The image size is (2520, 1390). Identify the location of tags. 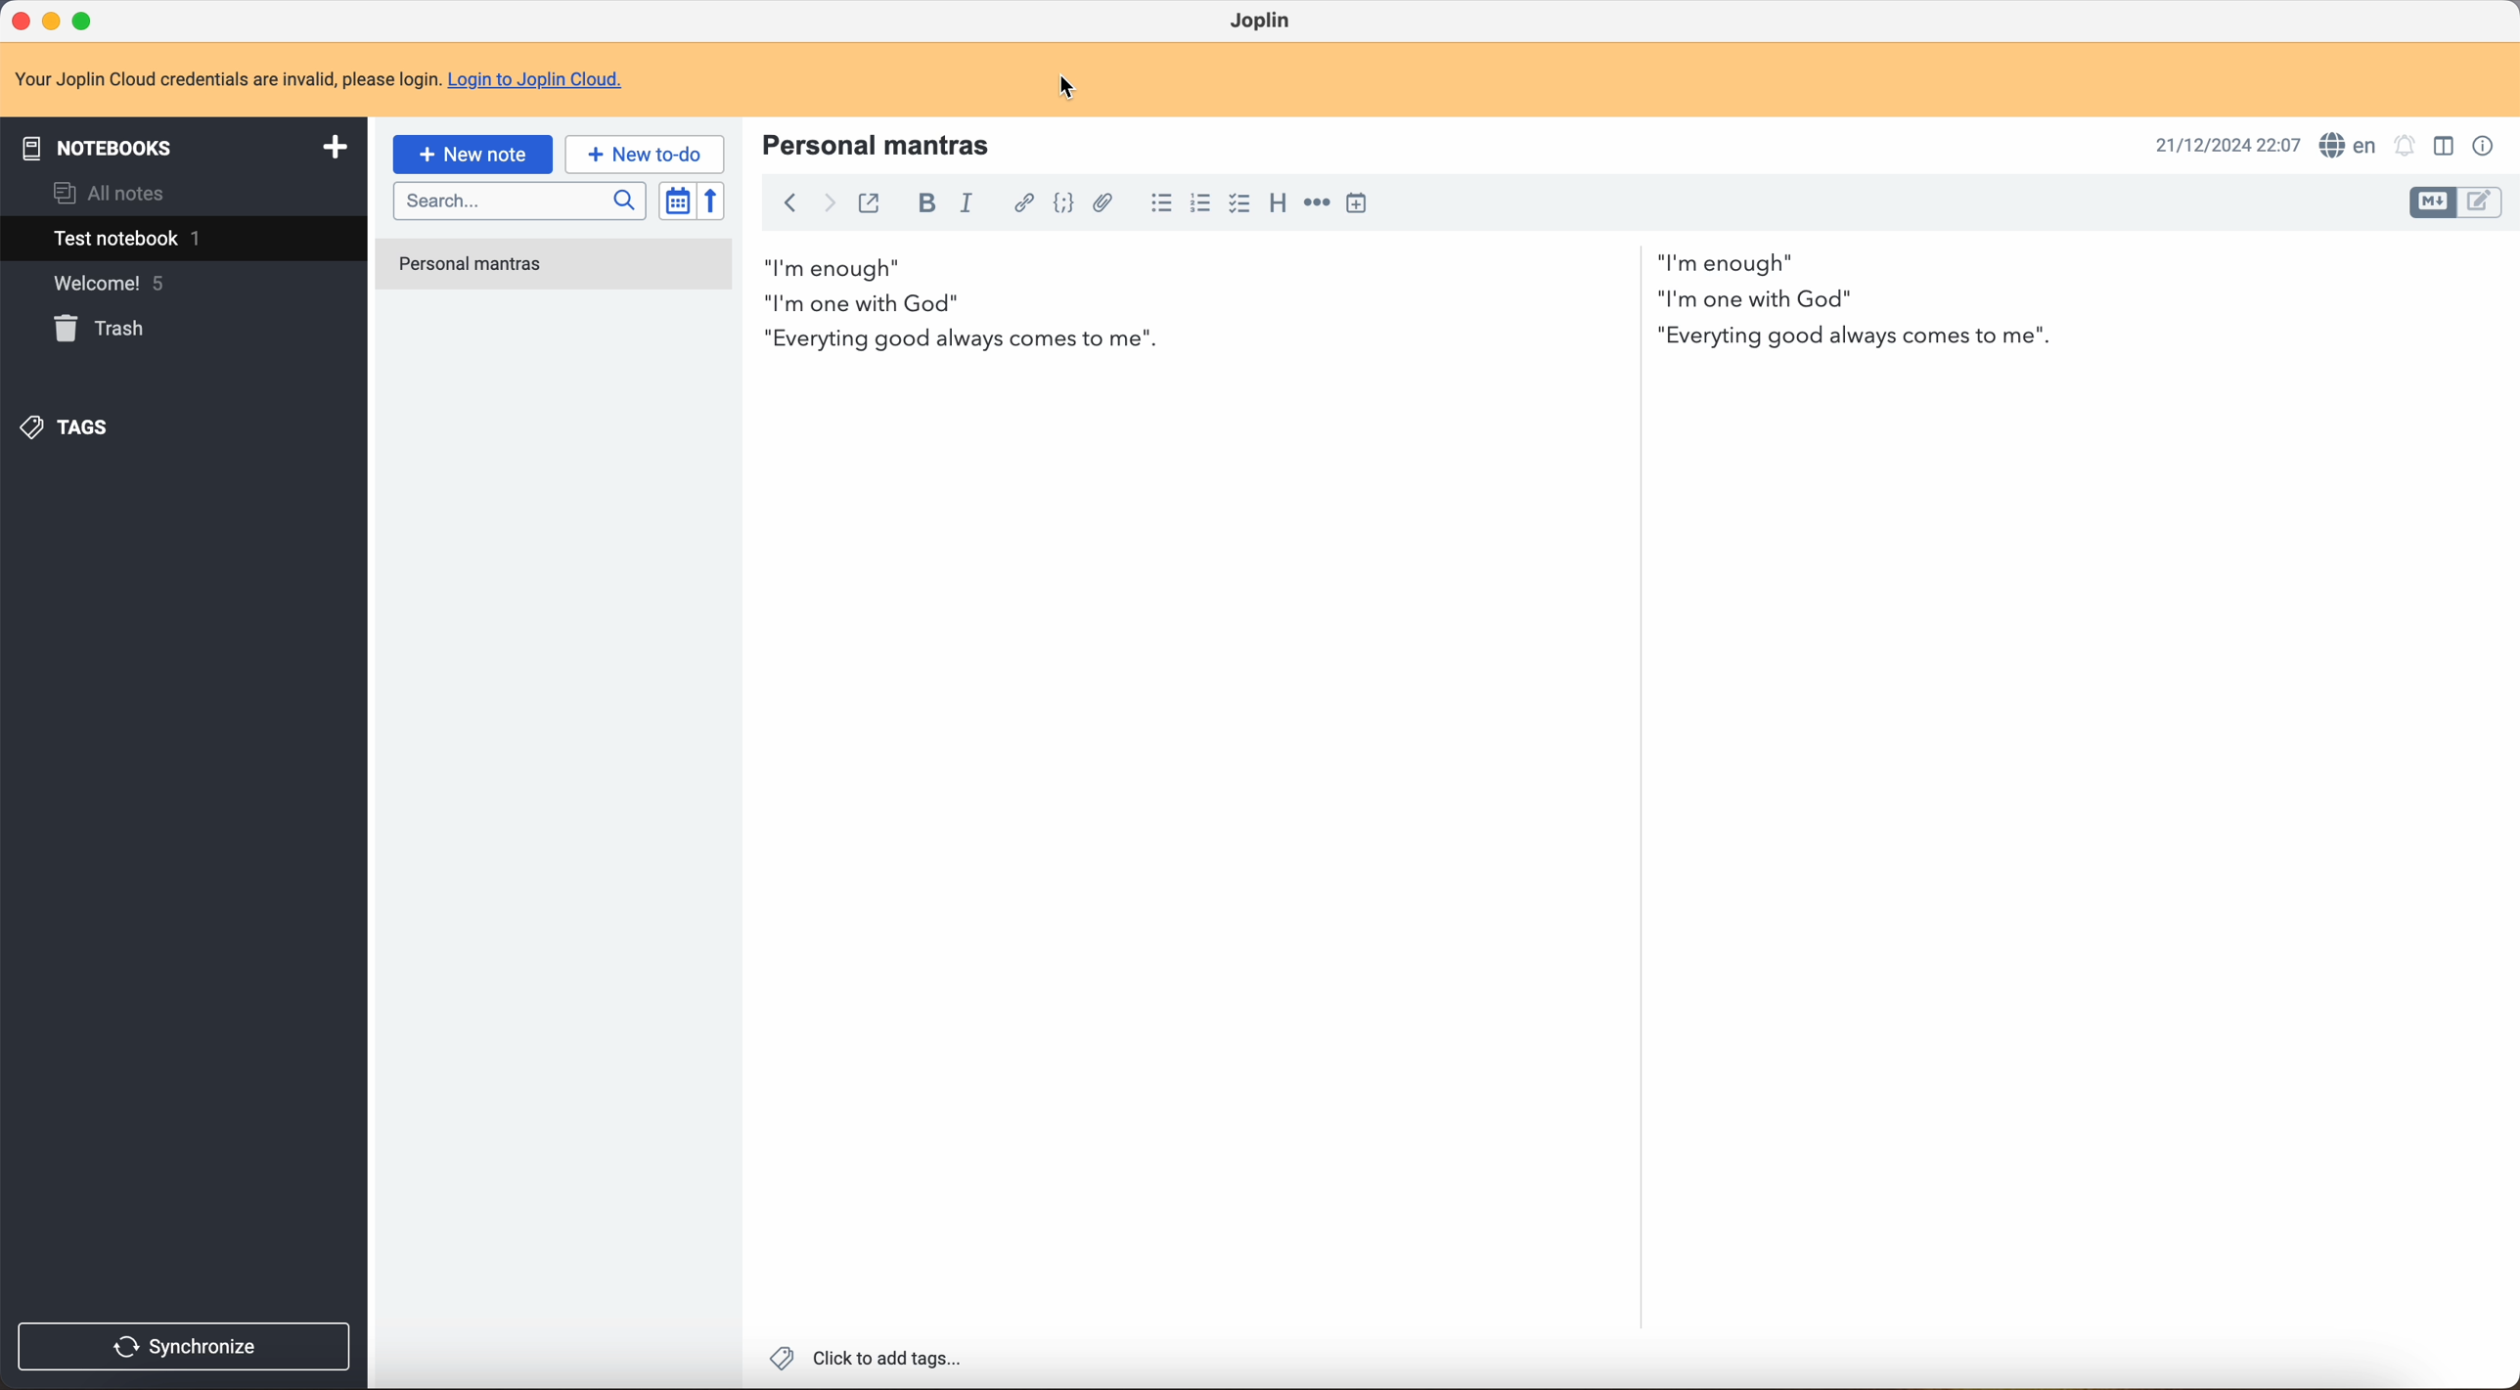
(74, 431).